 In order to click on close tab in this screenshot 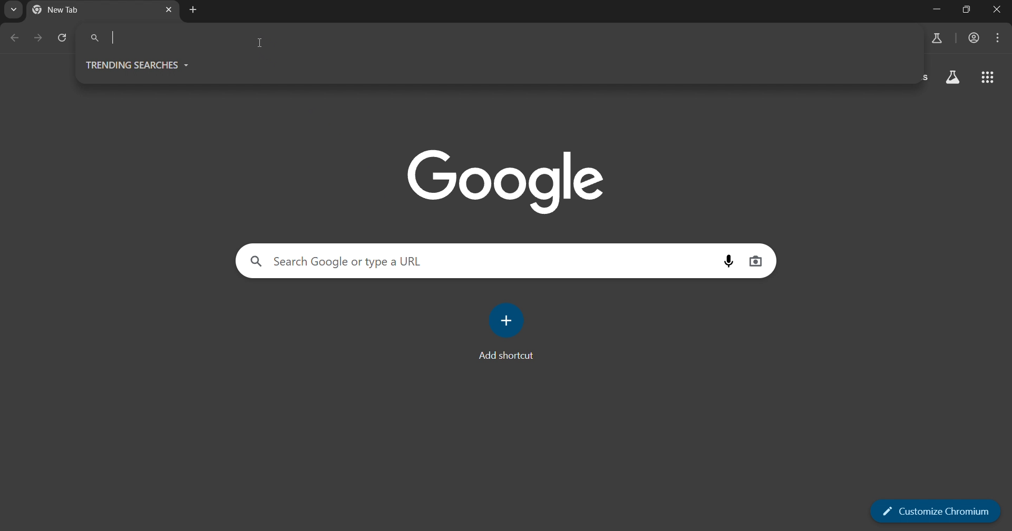, I will do `click(167, 11)`.